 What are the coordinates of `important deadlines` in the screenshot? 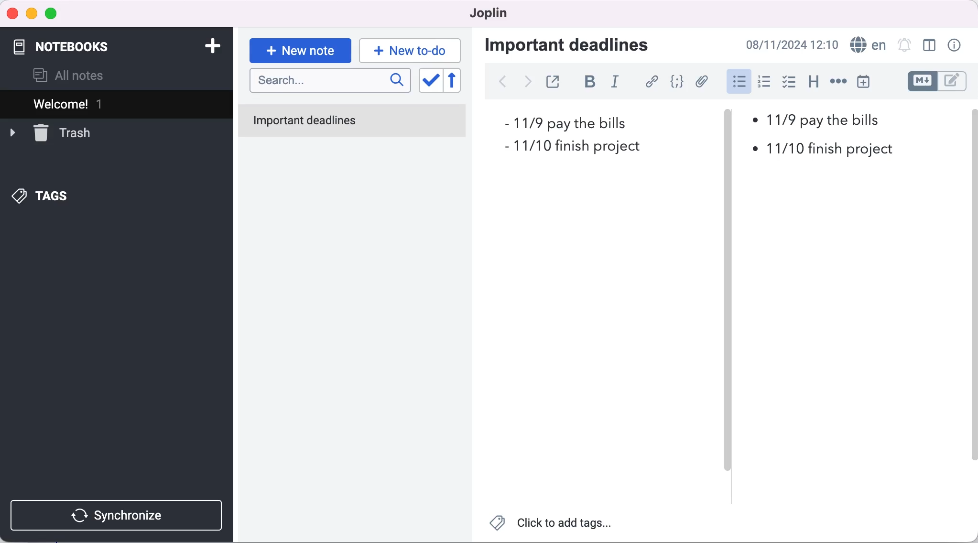 It's located at (577, 47).